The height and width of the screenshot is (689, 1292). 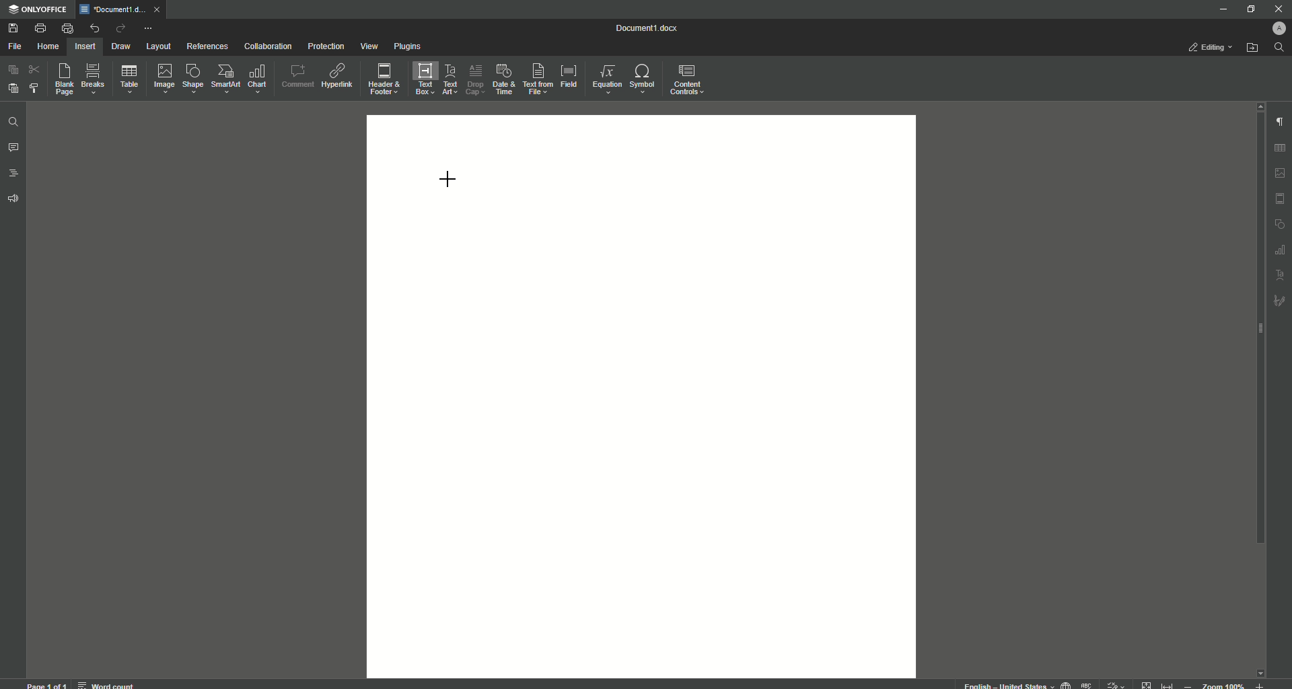 What do you see at coordinates (503, 79) in the screenshot?
I see `Date and Time` at bounding box center [503, 79].